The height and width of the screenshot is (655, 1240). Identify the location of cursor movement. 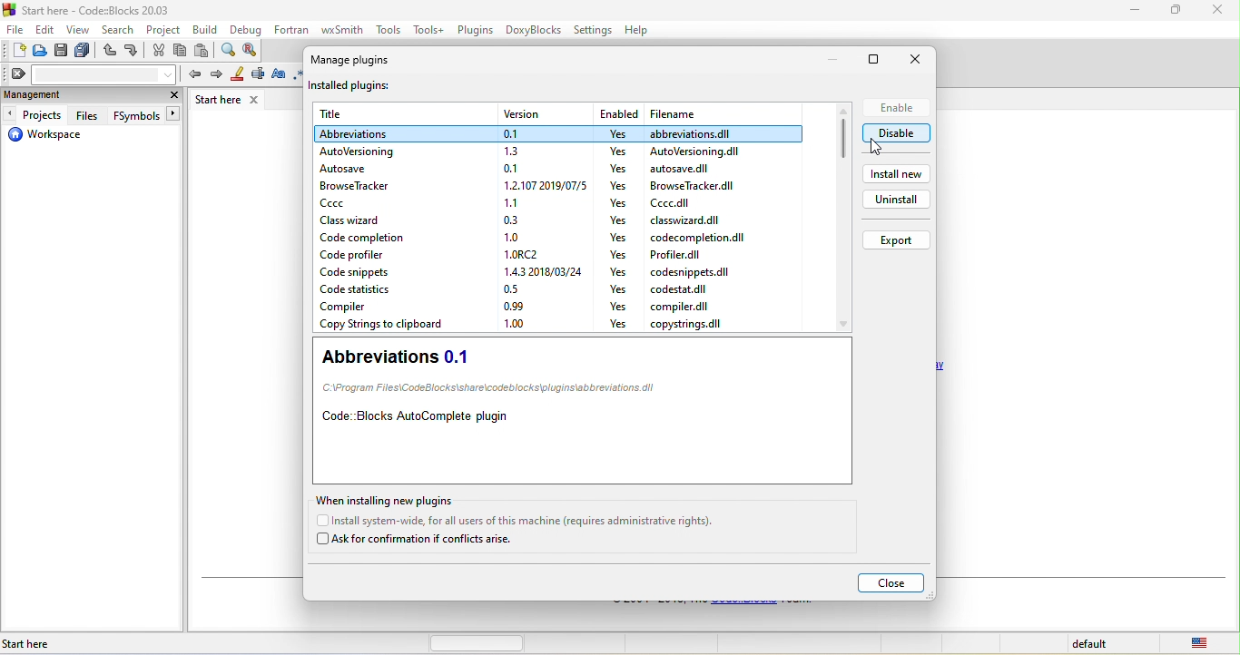
(879, 149).